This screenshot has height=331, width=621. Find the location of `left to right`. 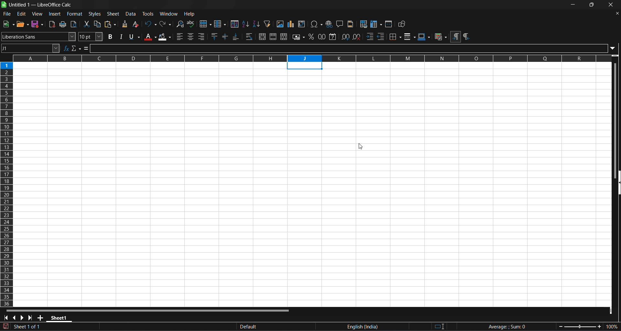

left to right is located at coordinates (455, 37).